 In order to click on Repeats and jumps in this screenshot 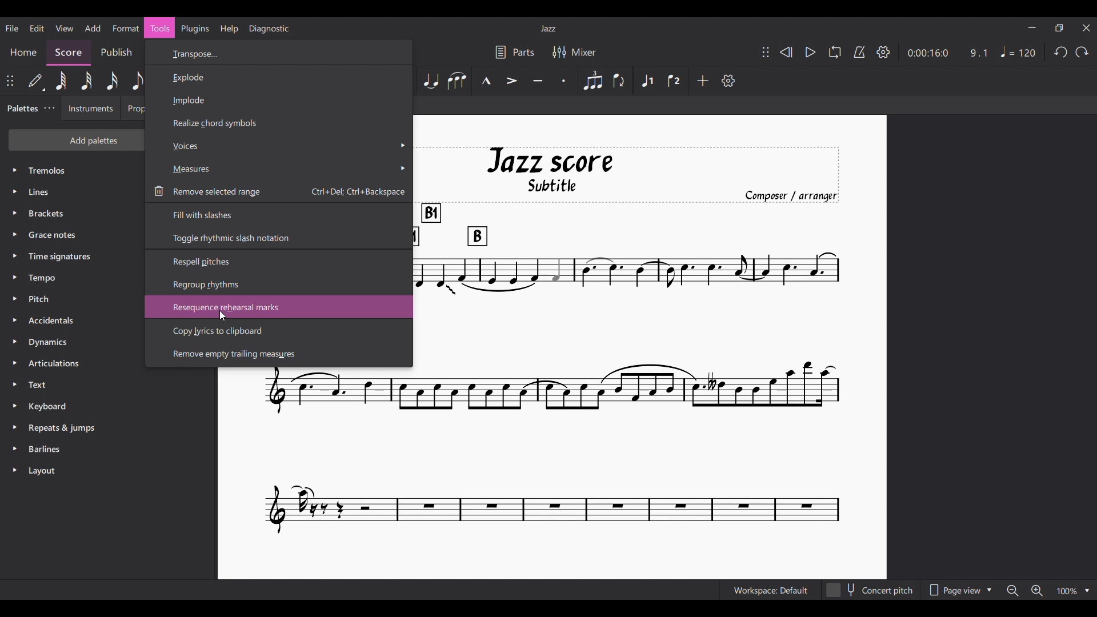, I will do `click(109, 428)`.